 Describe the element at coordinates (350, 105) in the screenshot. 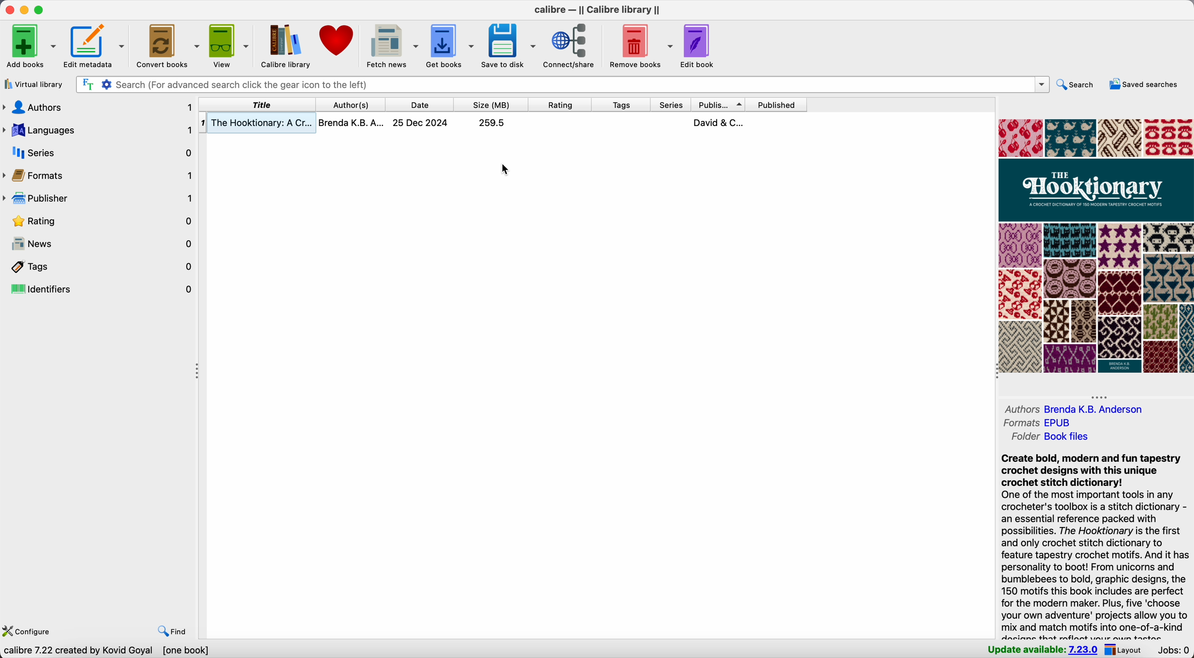

I see `Authors` at that location.